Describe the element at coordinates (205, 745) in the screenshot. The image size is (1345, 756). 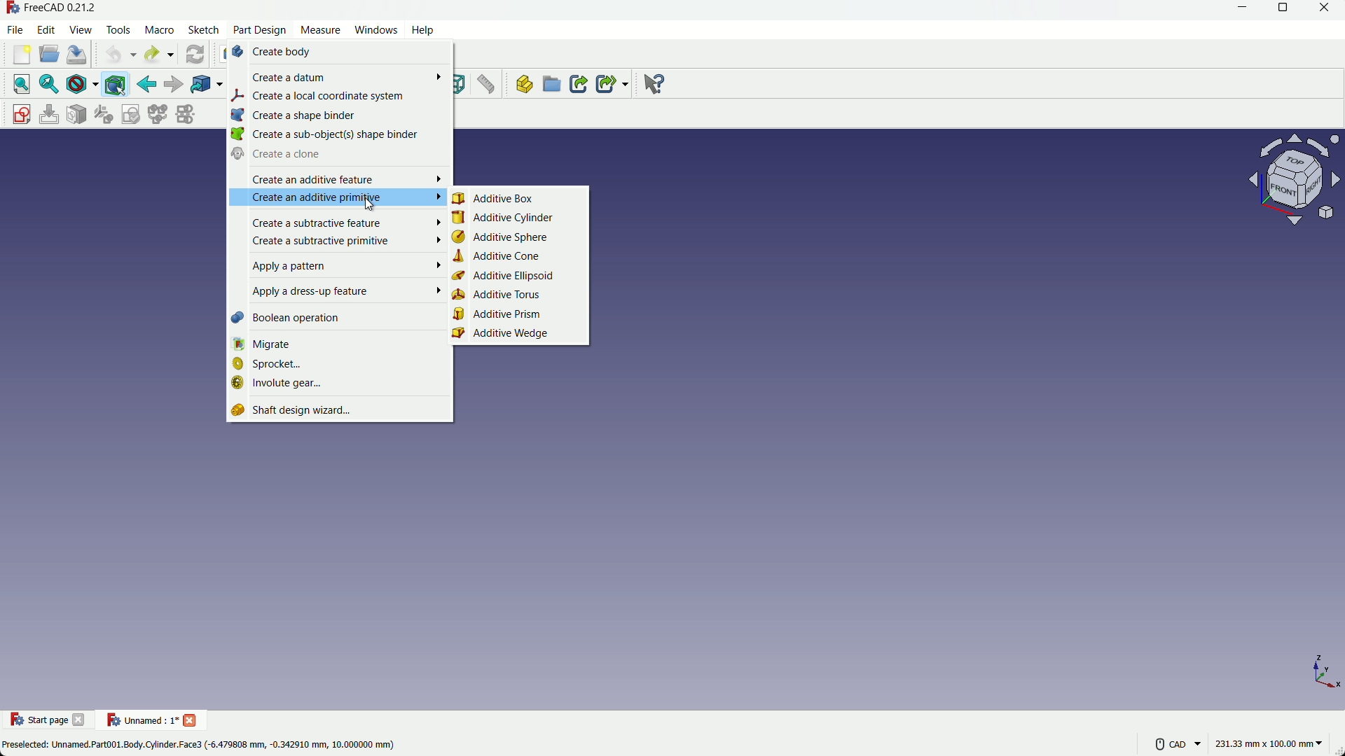
I see `` at that location.